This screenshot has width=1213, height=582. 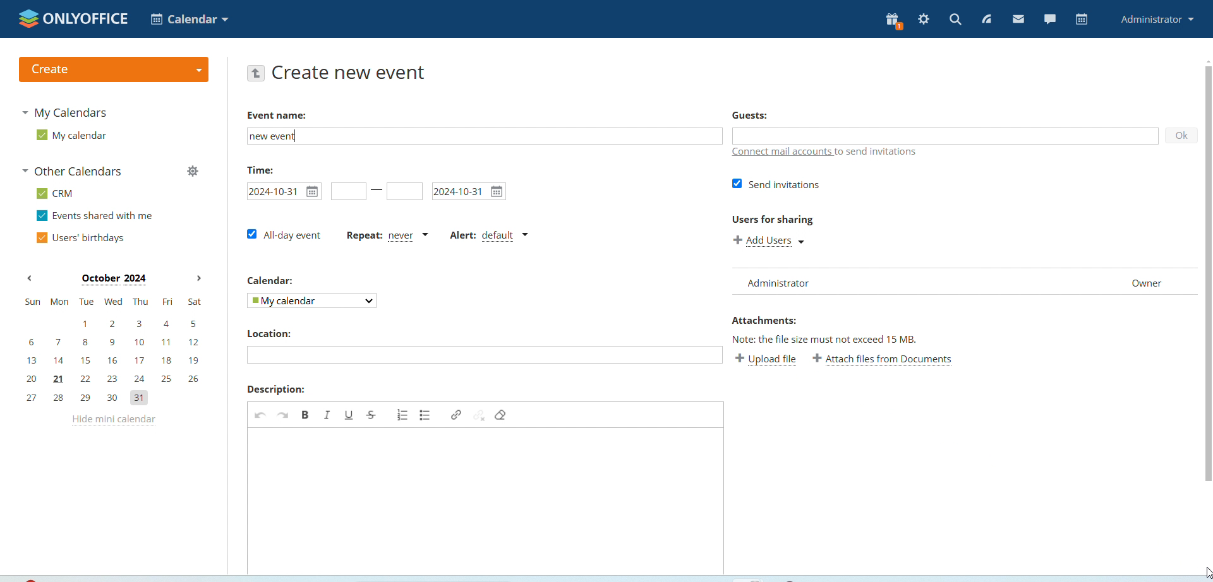 I want to click on new event, so click(x=275, y=137).